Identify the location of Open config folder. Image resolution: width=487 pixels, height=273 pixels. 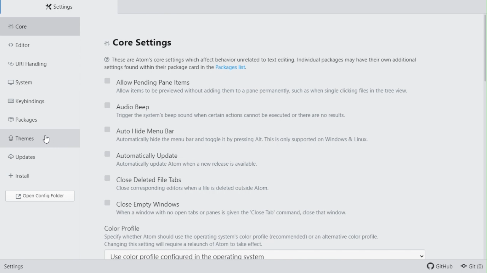
(41, 197).